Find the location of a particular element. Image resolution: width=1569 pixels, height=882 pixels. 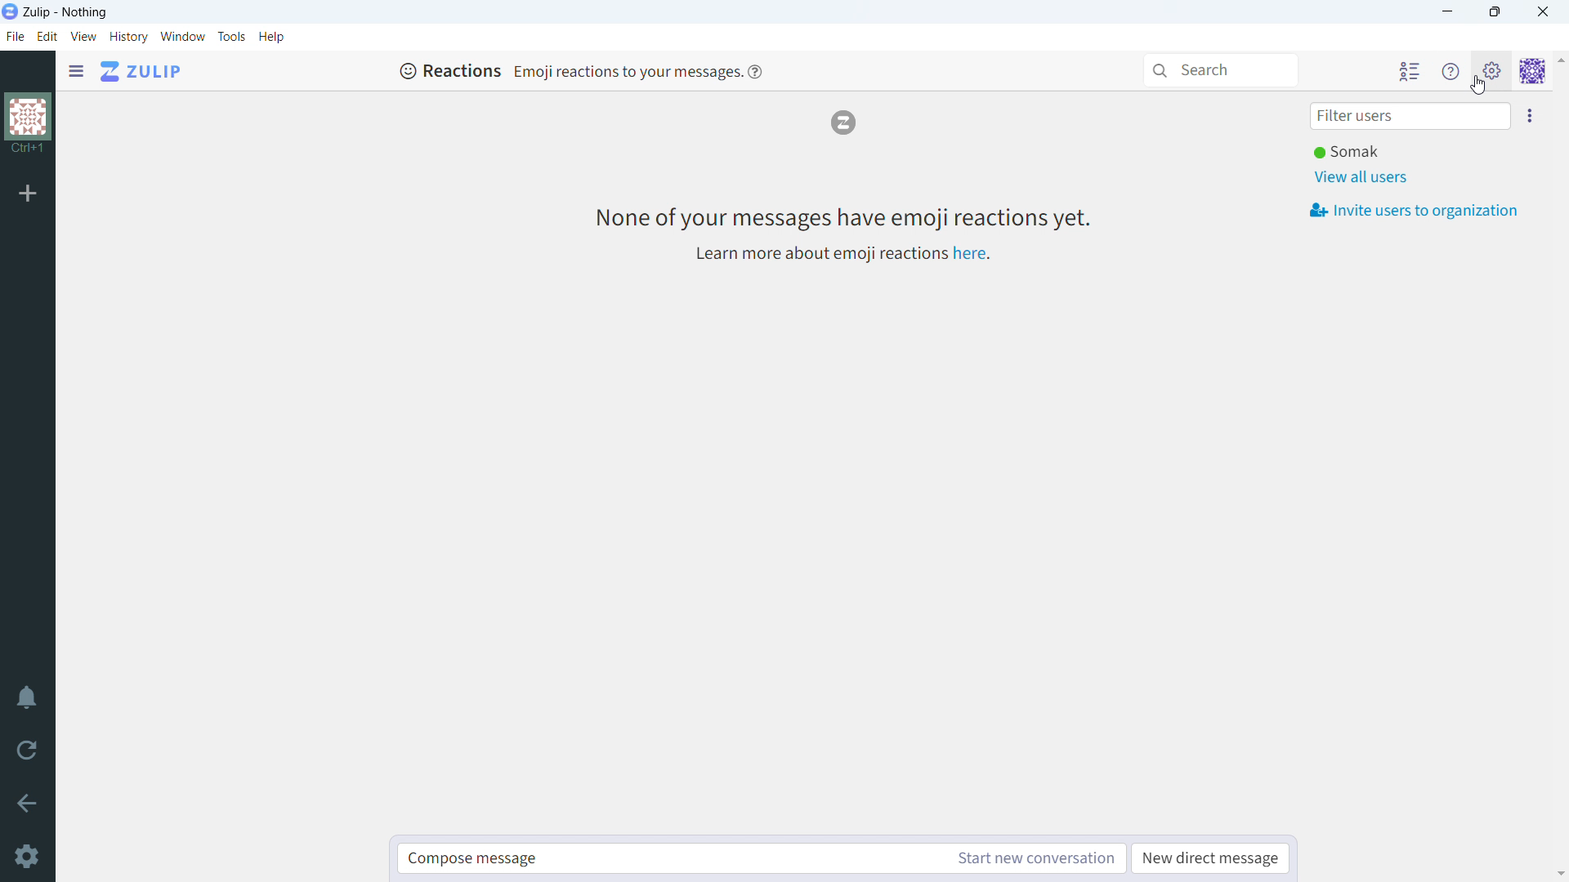

edit is located at coordinates (47, 38).